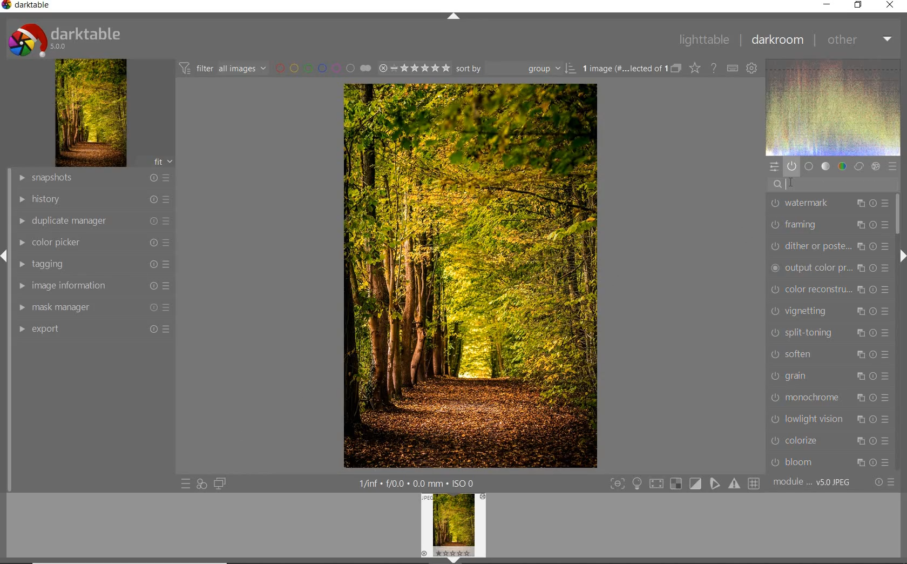 This screenshot has width=907, height=564. I want to click on show global preference, so click(753, 69).